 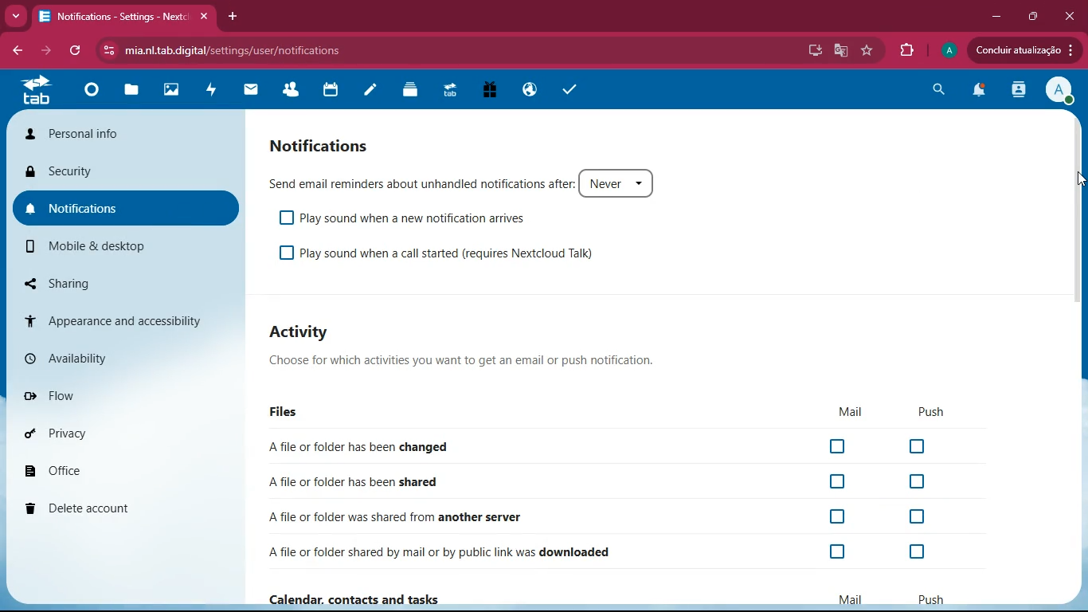 I want to click on close, so click(x=1070, y=16).